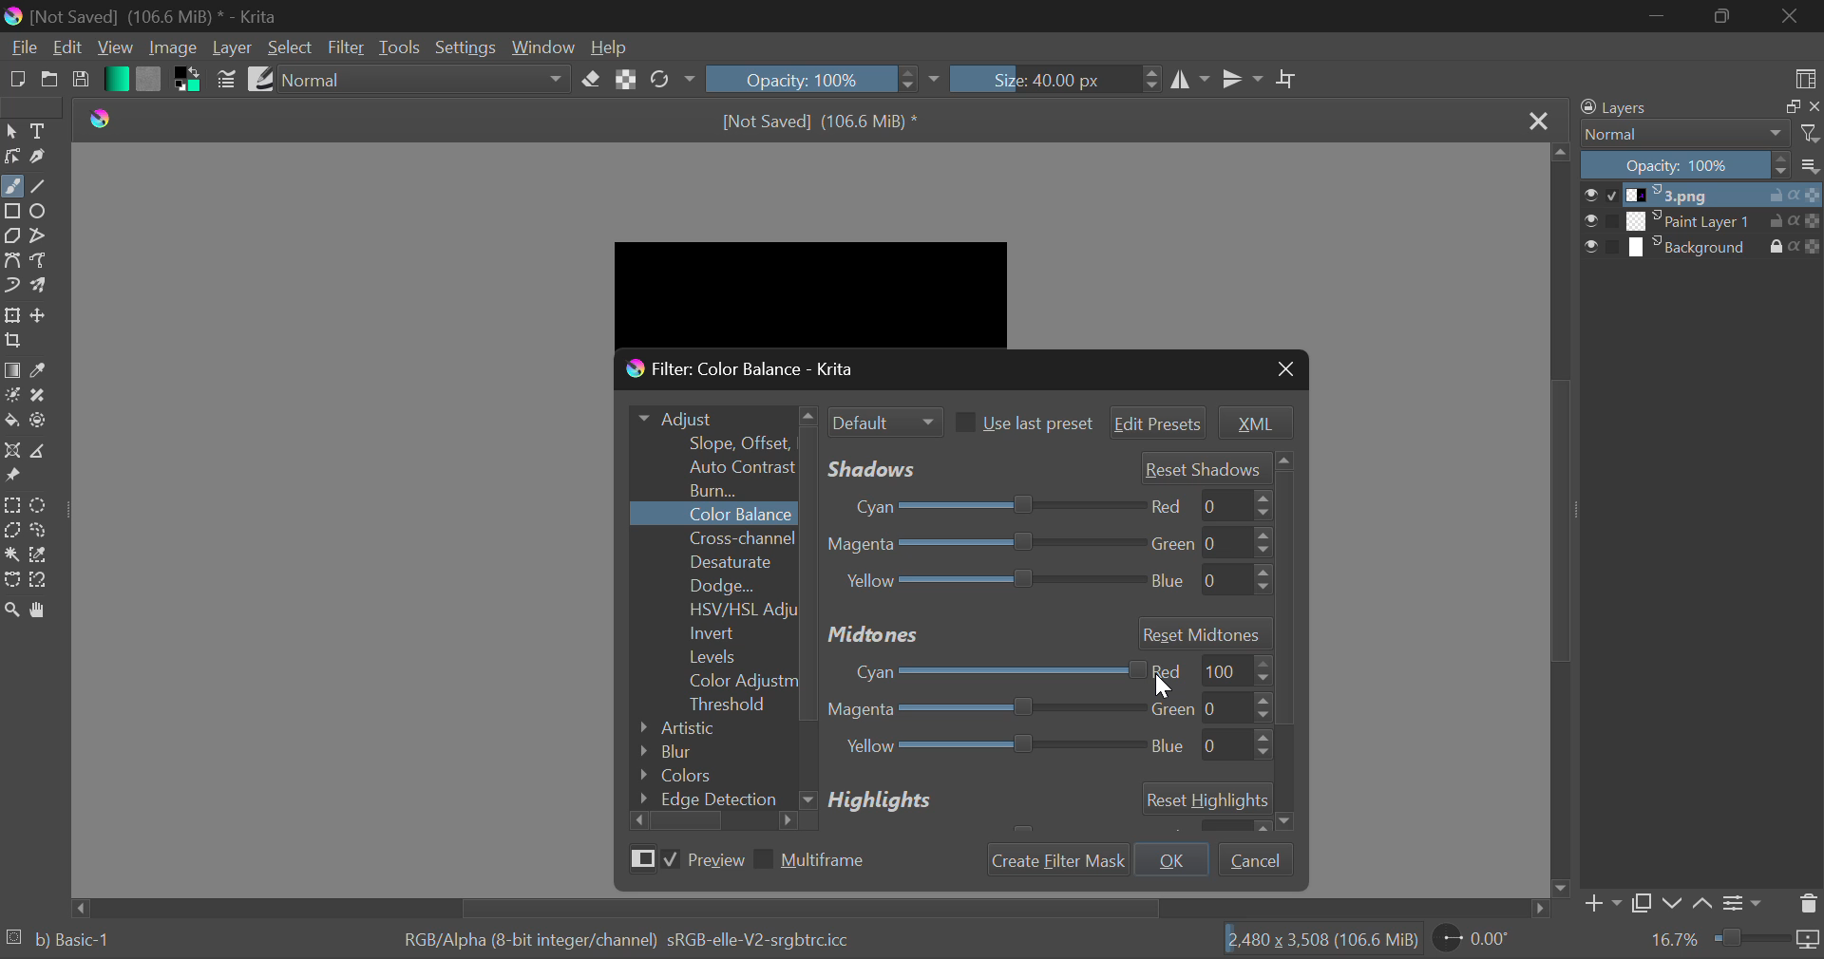 The height and width of the screenshot is (959, 1824). I want to click on Opacity 100%, so click(1685, 165).